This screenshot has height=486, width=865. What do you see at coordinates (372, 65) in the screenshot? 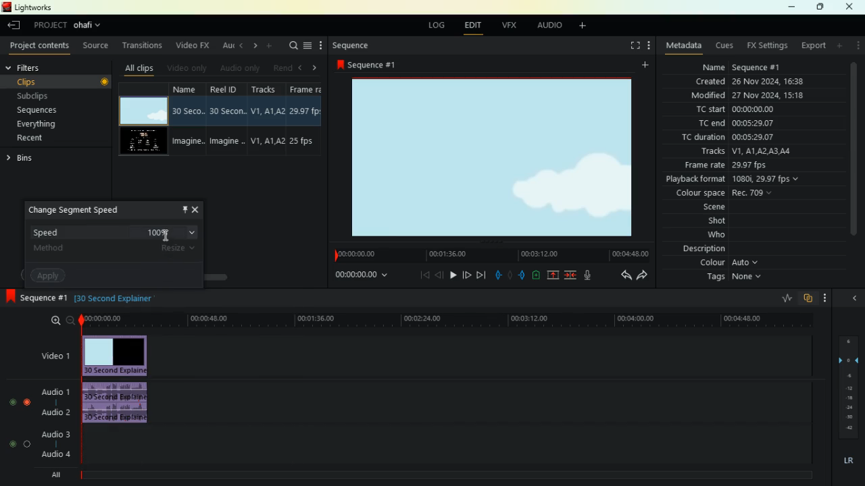
I see `sequence` at bounding box center [372, 65].